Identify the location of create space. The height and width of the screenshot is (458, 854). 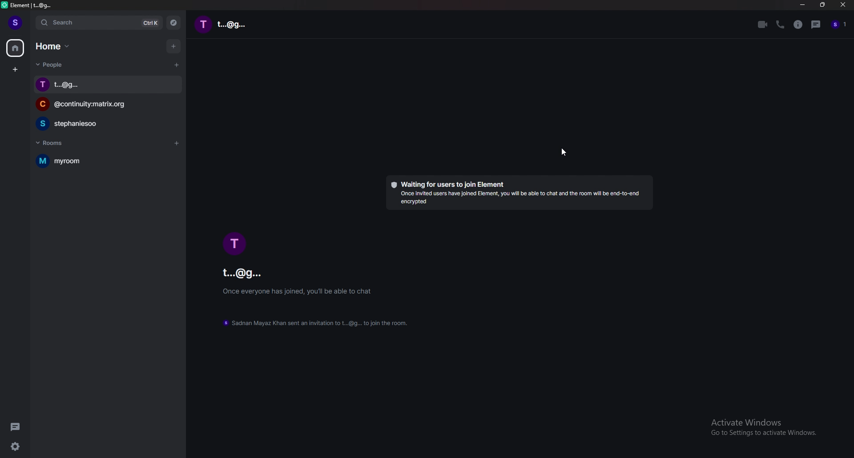
(16, 70).